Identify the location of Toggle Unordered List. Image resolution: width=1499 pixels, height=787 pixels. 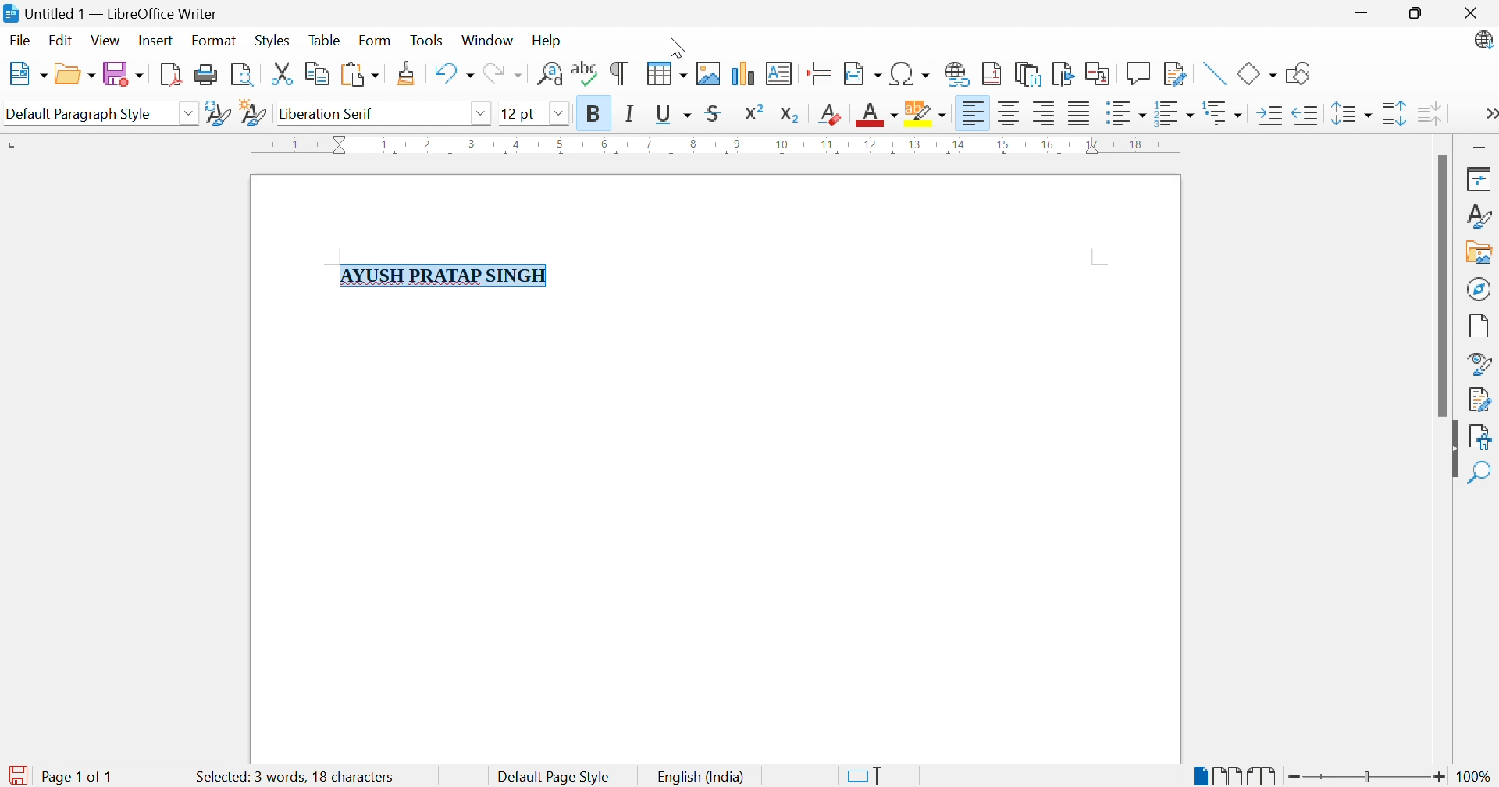
(1127, 113).